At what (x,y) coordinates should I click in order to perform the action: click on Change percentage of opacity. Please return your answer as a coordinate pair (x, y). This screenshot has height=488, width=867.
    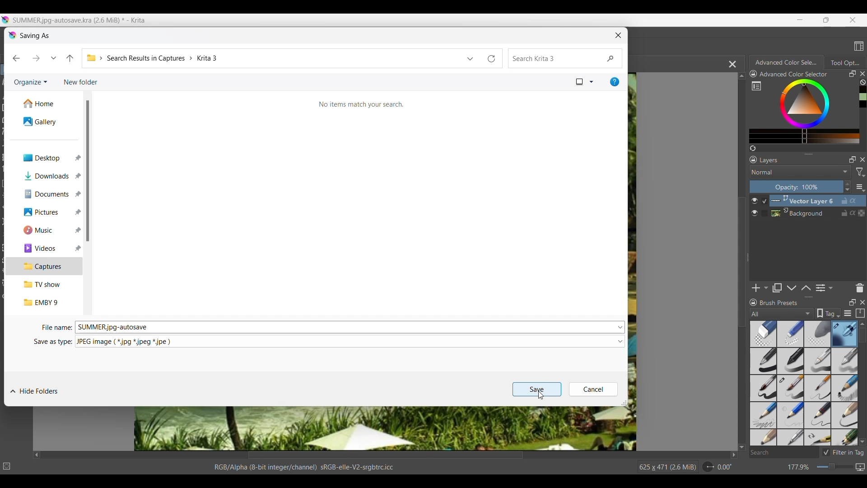
    Looking at the image, I should click on (796, 187).